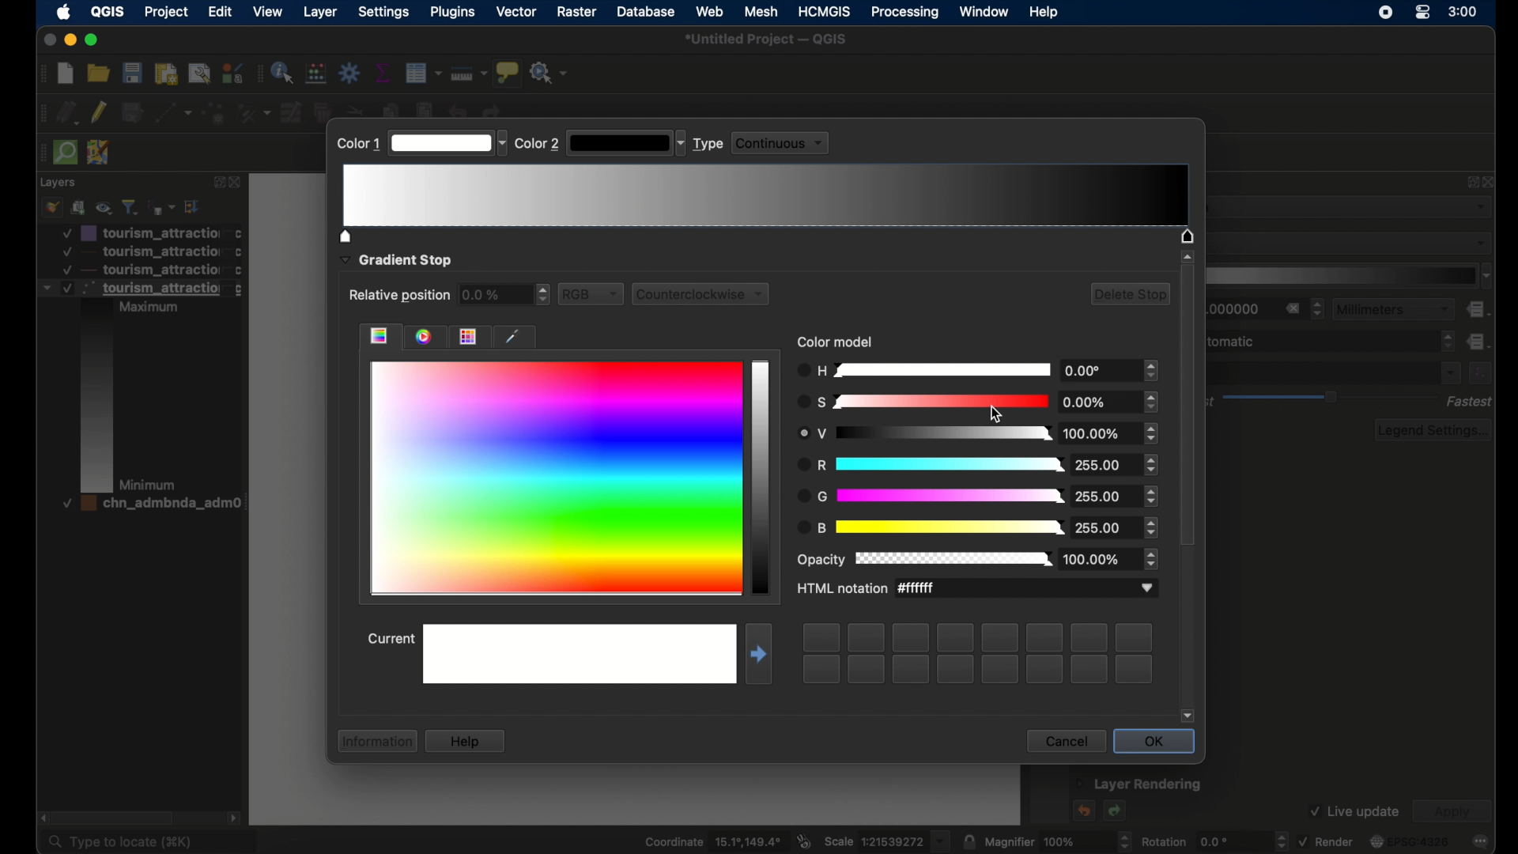 Image resolution: width=1518 pixels, height=854 pixels. Describe the element at coordinates (904, 13) in the screenshot. I see `processing` at that location.